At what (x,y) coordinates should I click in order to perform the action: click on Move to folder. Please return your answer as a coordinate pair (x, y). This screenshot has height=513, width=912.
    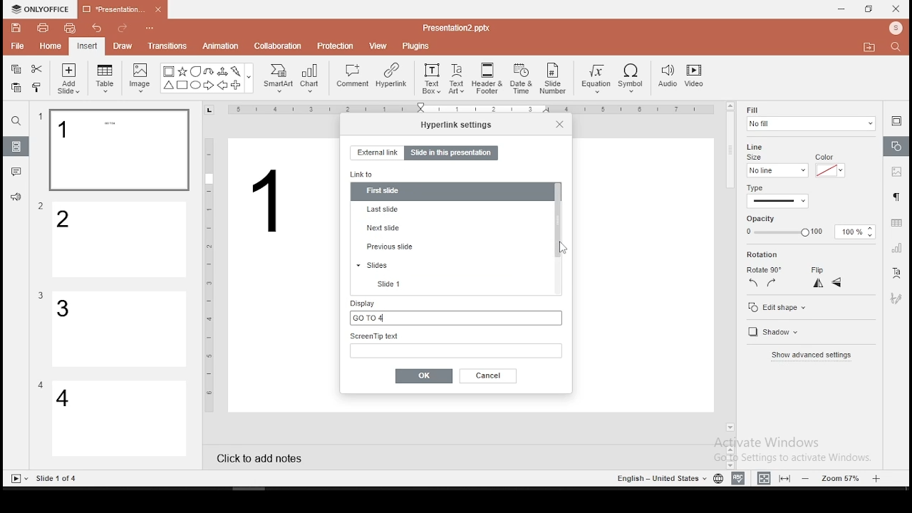
    Looking at the image, I should click on (871, 48).